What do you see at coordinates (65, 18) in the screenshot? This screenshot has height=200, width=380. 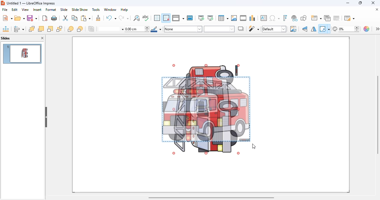 I see `cut` at bounding box center [65, 18].